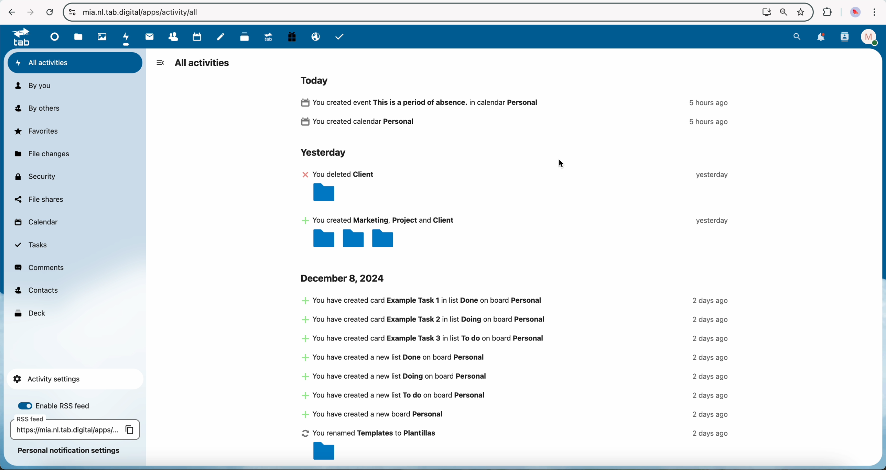 The height and width of the screenshot is (470, 886). What do you see at coordinates (78, 37) in the screenshot?
I see `files` at bounding box center [78, 37].